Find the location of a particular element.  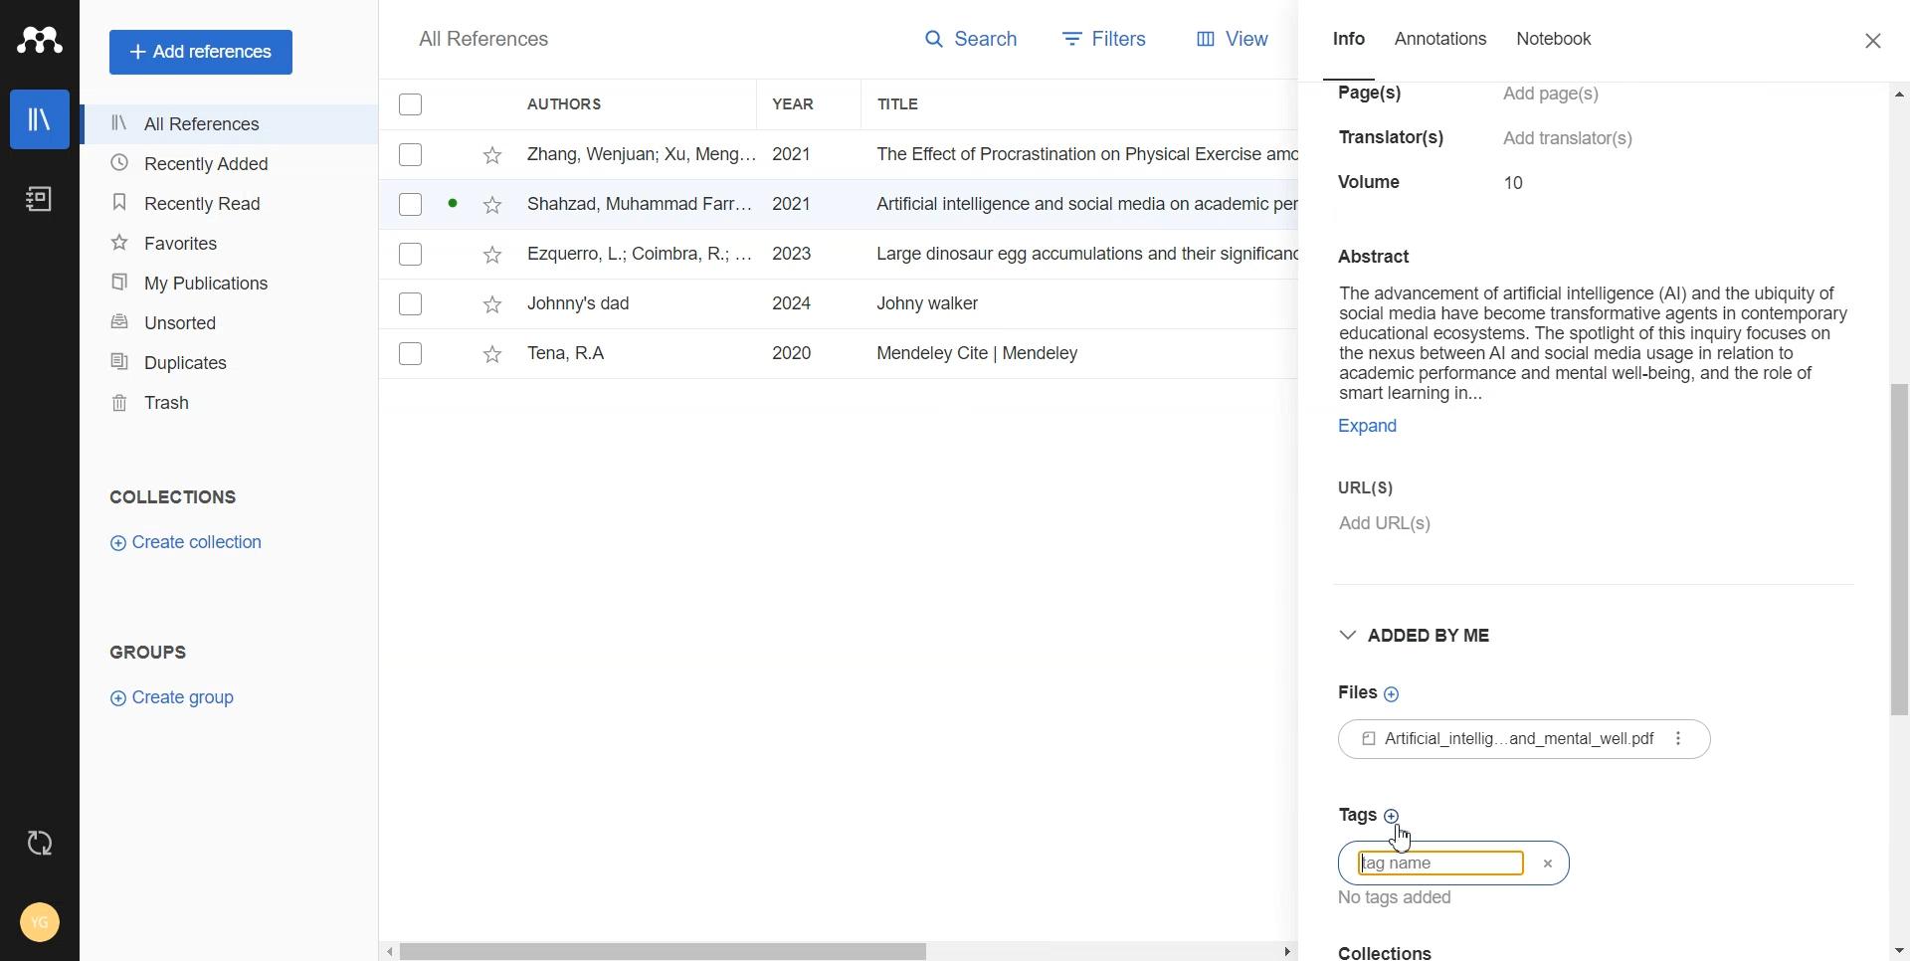

All References is located at coordinates (485, 39).